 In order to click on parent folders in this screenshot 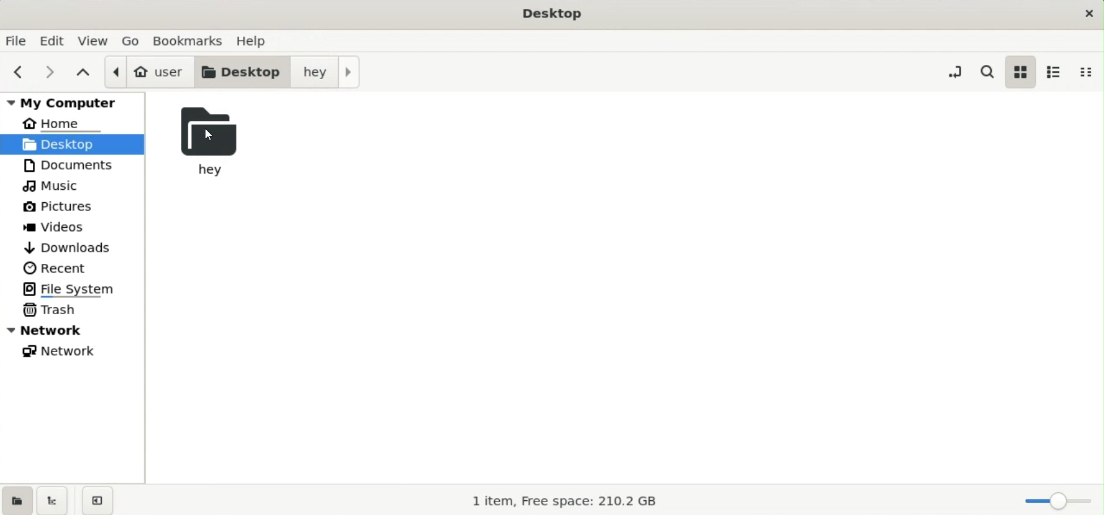, I will do `click(82, 71)`.